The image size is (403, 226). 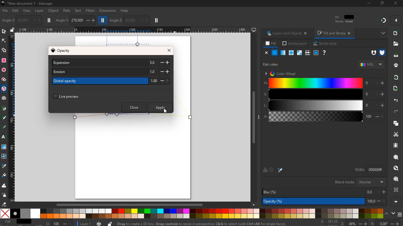 What do you see at coordinates (399, 213) in the screenshot?
I see `menu` at bounding box center [399, 213].